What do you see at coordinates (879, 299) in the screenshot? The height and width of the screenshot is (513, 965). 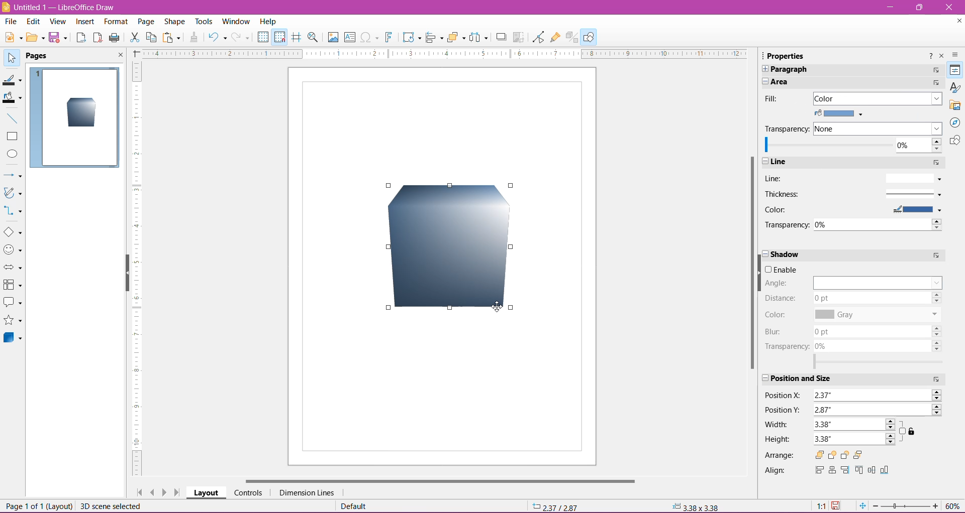 I see `Set Shadow distance` at bounding box center [879, 299].